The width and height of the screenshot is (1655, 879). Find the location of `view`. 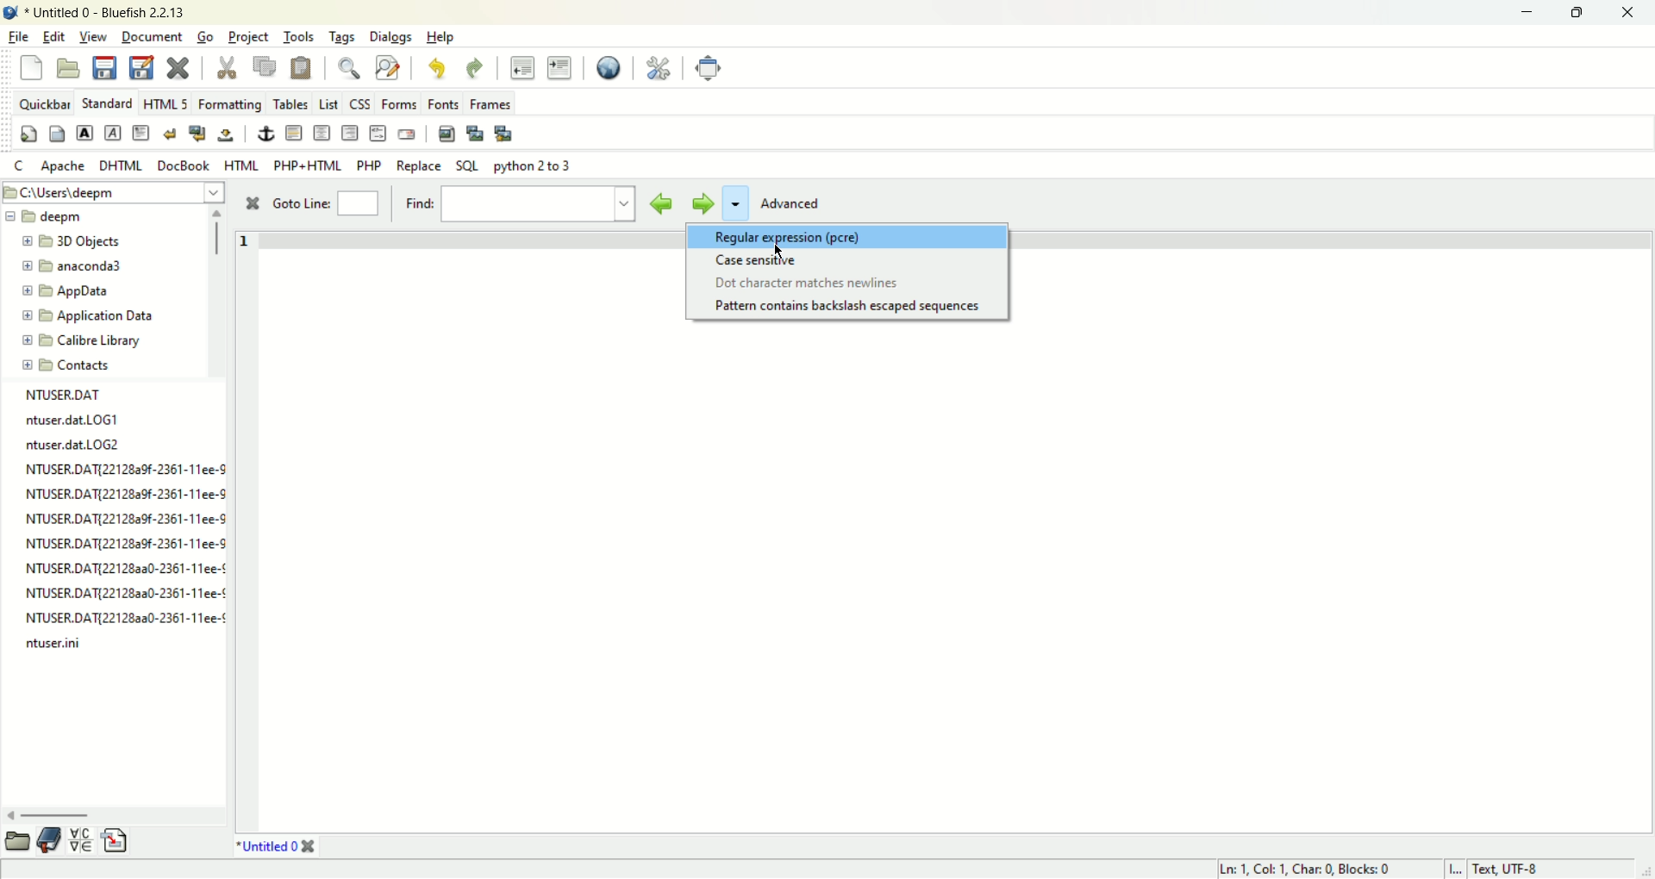

view is located at coordinates (95, 37).